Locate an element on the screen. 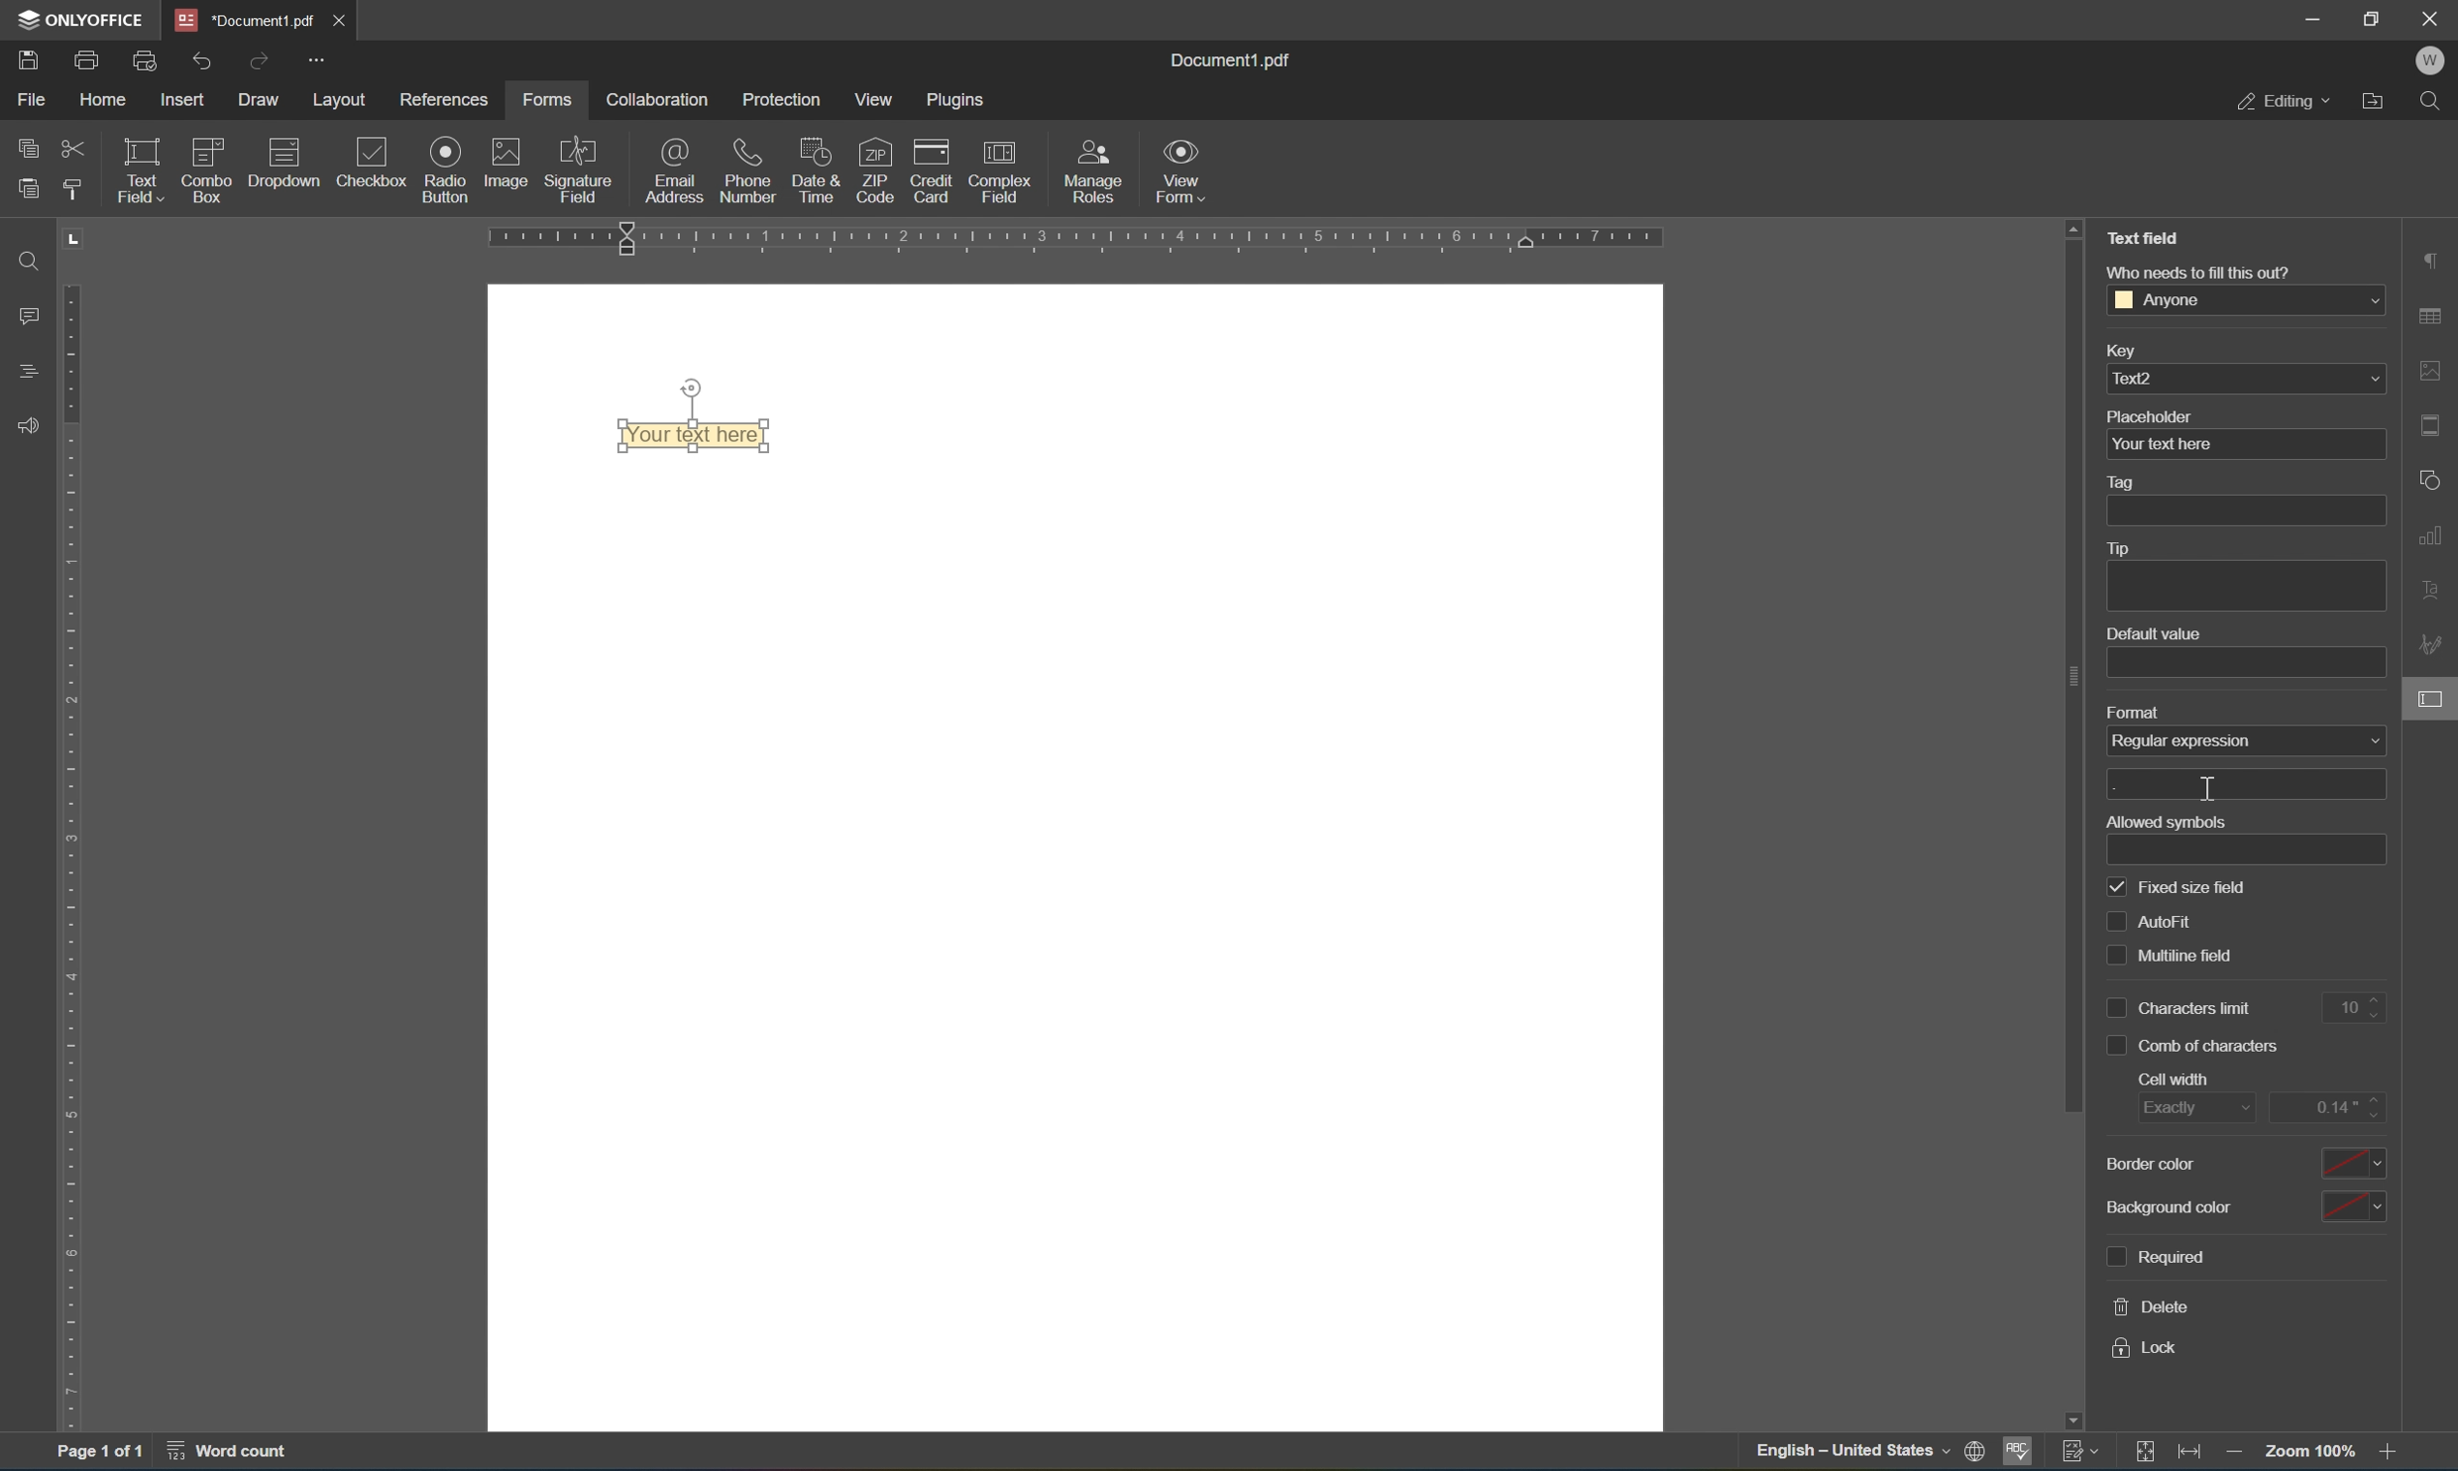 The height and width of the screenshot is (1471, 2458). border color is located at coordinates (2151, 1162).